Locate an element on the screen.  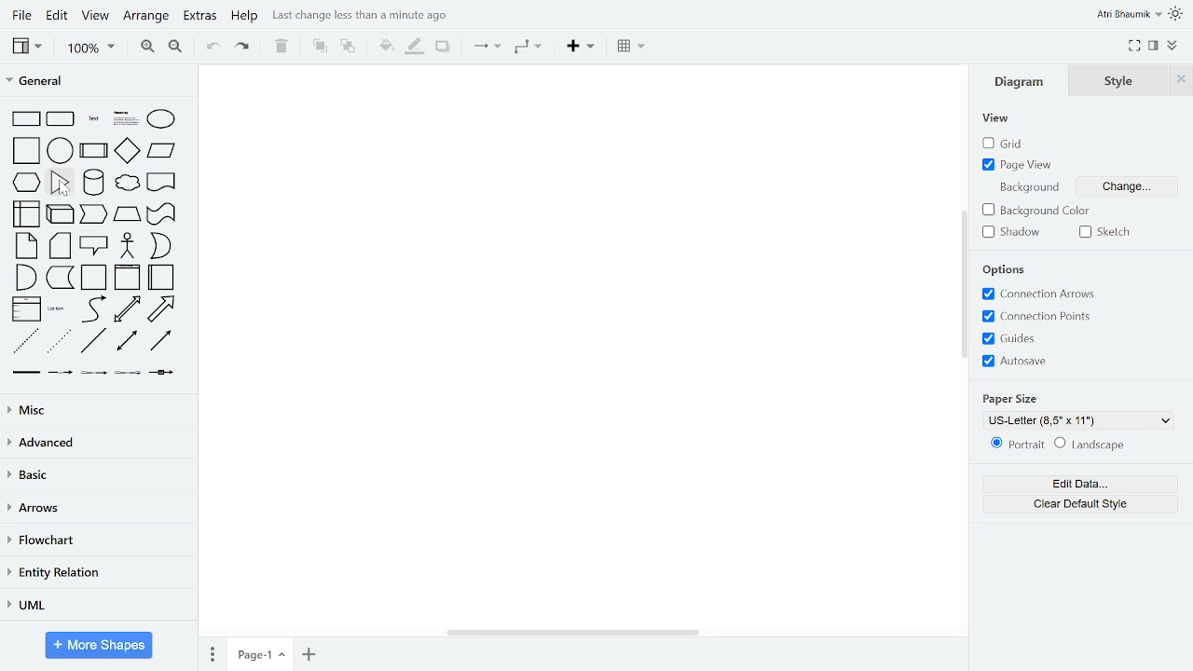
zoom out is located at coordinates (174, 48).